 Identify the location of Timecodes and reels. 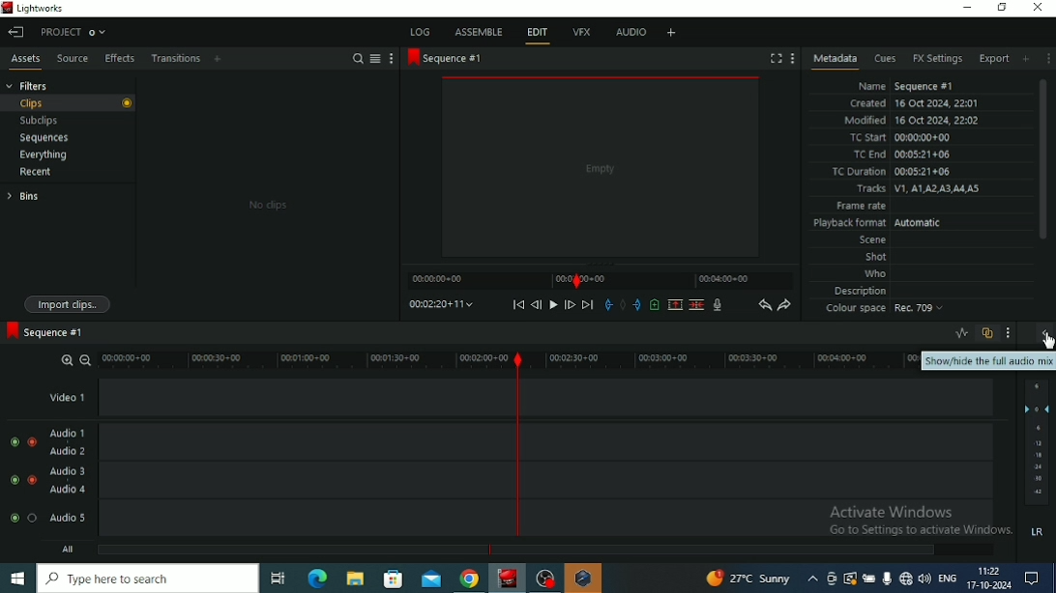
(440, 304).